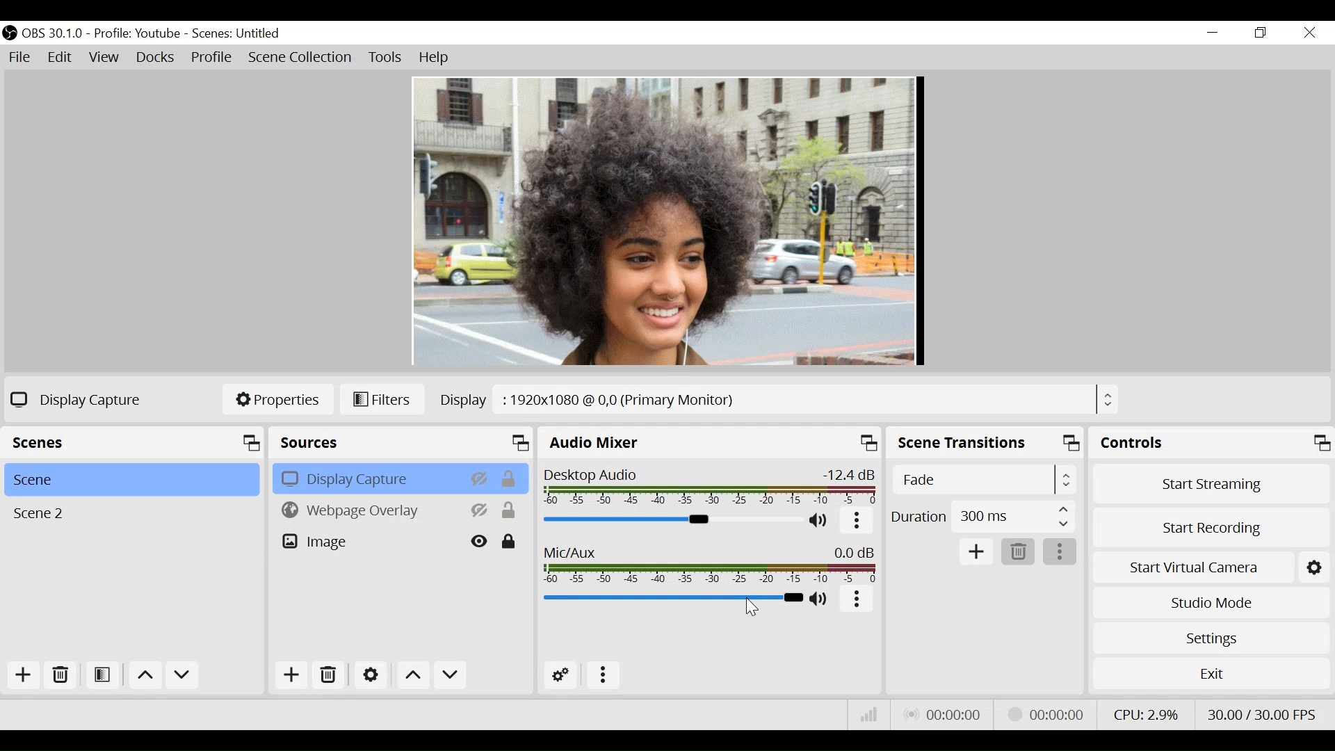  What do you see at coordinates (369, 542) in the screenshot?
I see `Image Source` at bounding box center [369, 542].